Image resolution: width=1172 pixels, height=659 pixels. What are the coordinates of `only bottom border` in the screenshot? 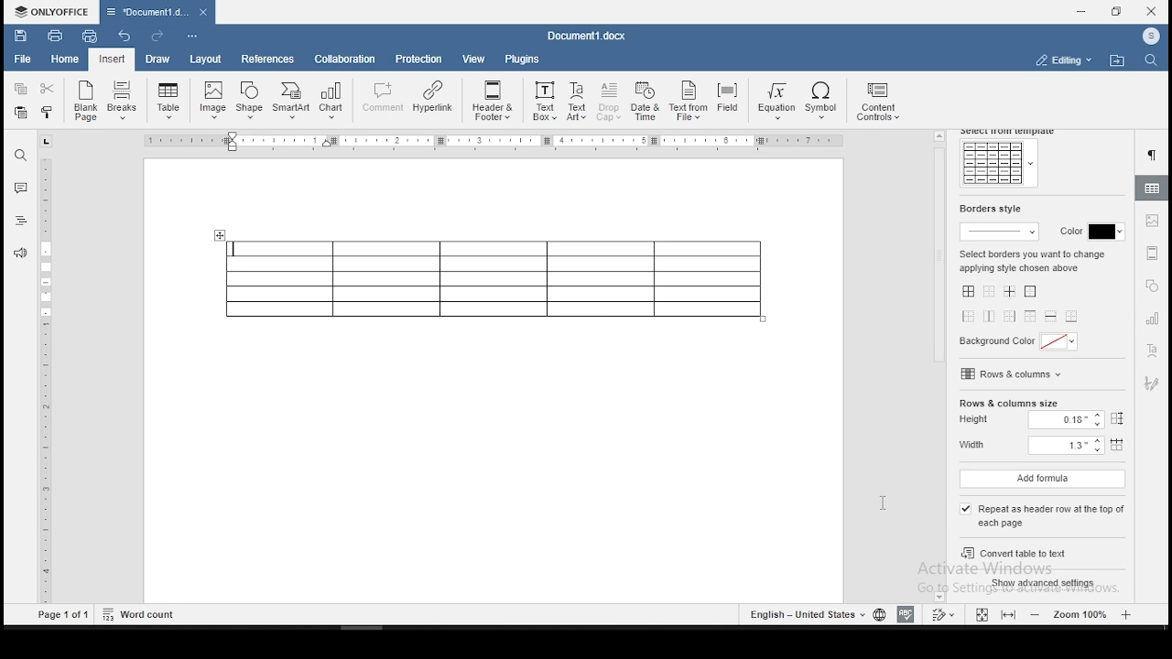 It's located at (1073, 316).